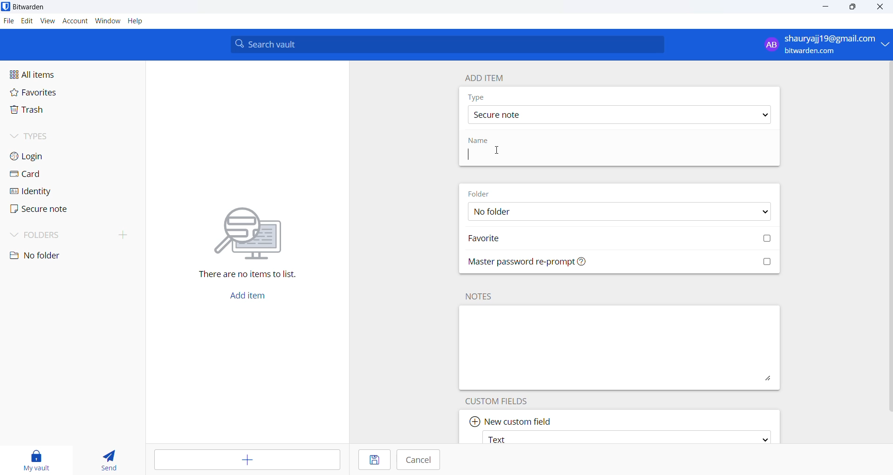  Describe the element at coordinates (47, 155) in the screenshot. I see `login` at that location.